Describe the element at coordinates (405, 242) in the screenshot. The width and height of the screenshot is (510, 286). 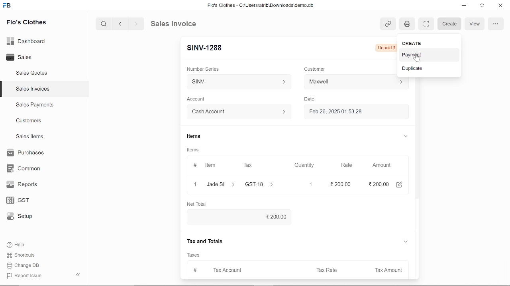
I see `expand` at that location.